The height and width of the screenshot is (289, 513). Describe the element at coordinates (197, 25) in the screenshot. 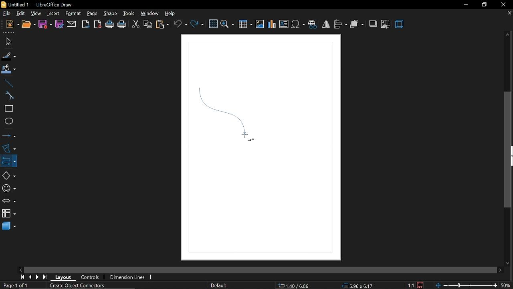

I see `redo` at that location.